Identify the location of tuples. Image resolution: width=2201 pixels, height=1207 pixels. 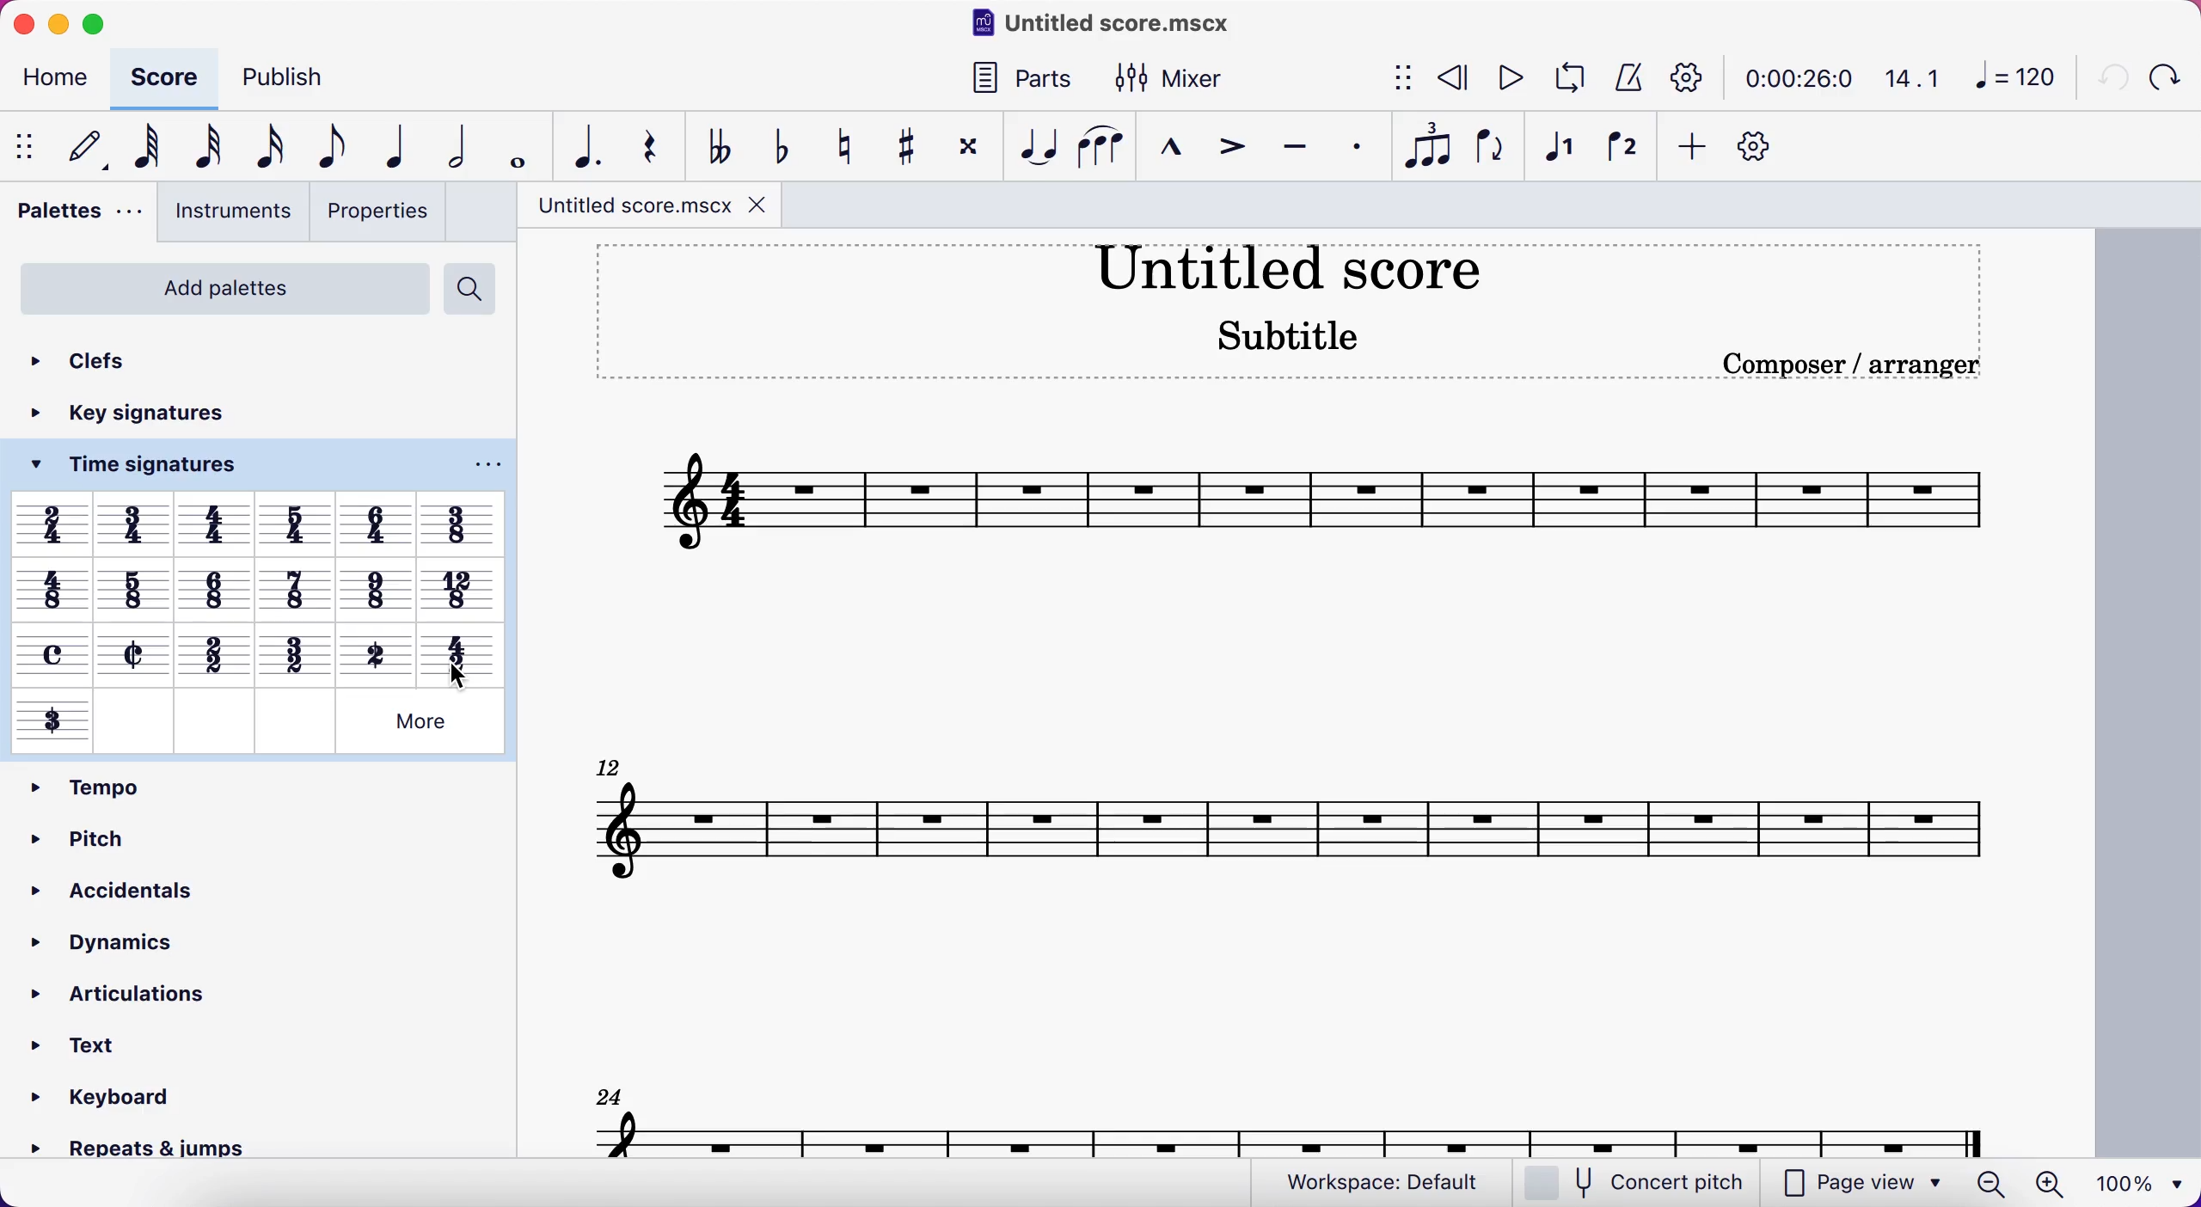
(1422, 147).